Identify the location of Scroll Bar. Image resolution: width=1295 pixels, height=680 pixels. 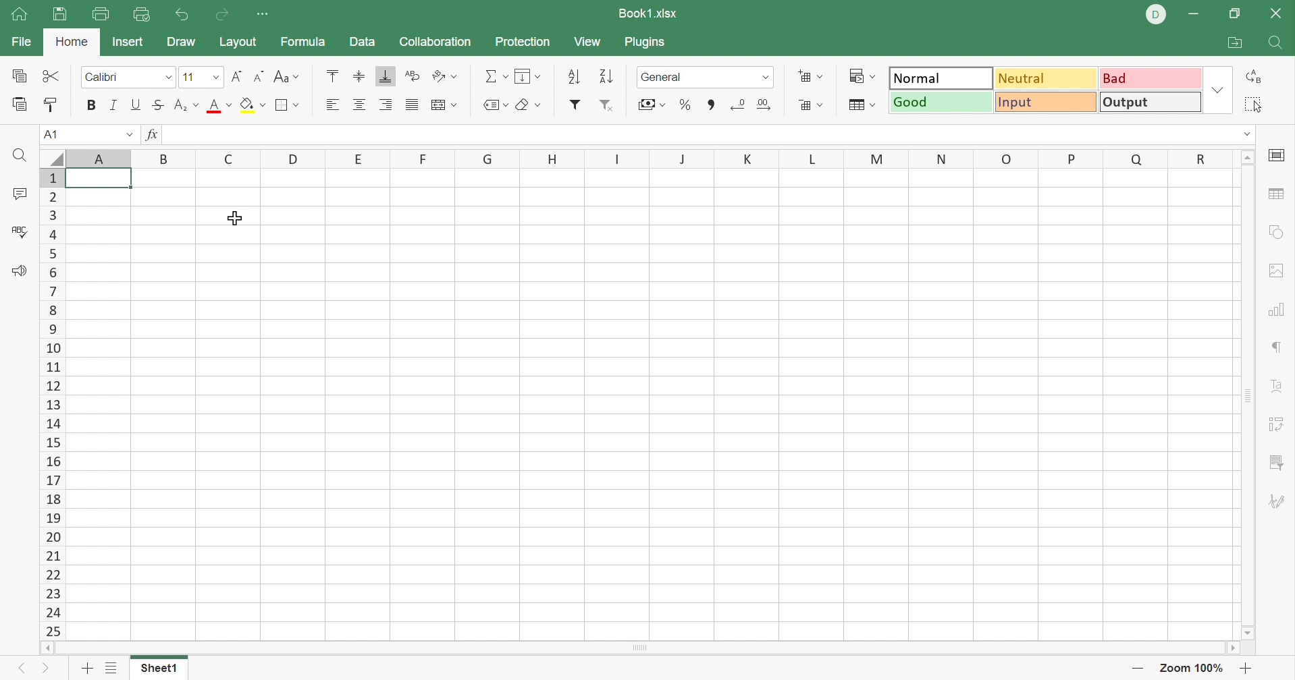
(1248, 395).